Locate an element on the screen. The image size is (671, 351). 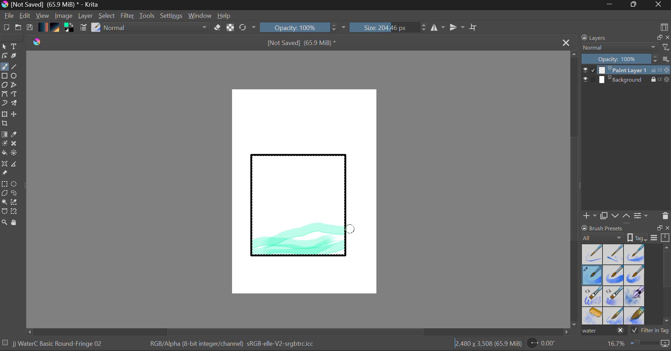
New is located at coordinates (6, 28).